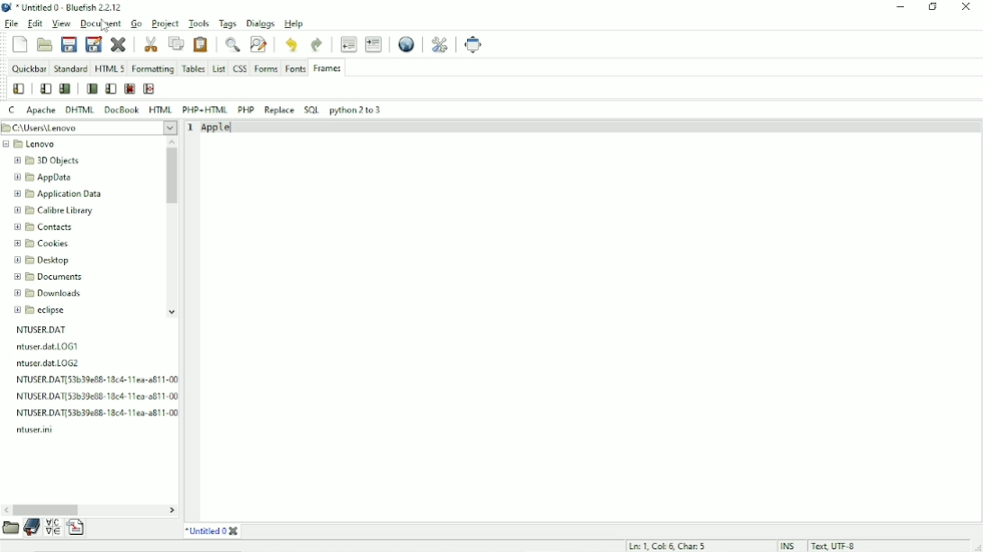  Describe the element at coordinates (49, 292) in the screenshot. I see `Downloads` at that location.